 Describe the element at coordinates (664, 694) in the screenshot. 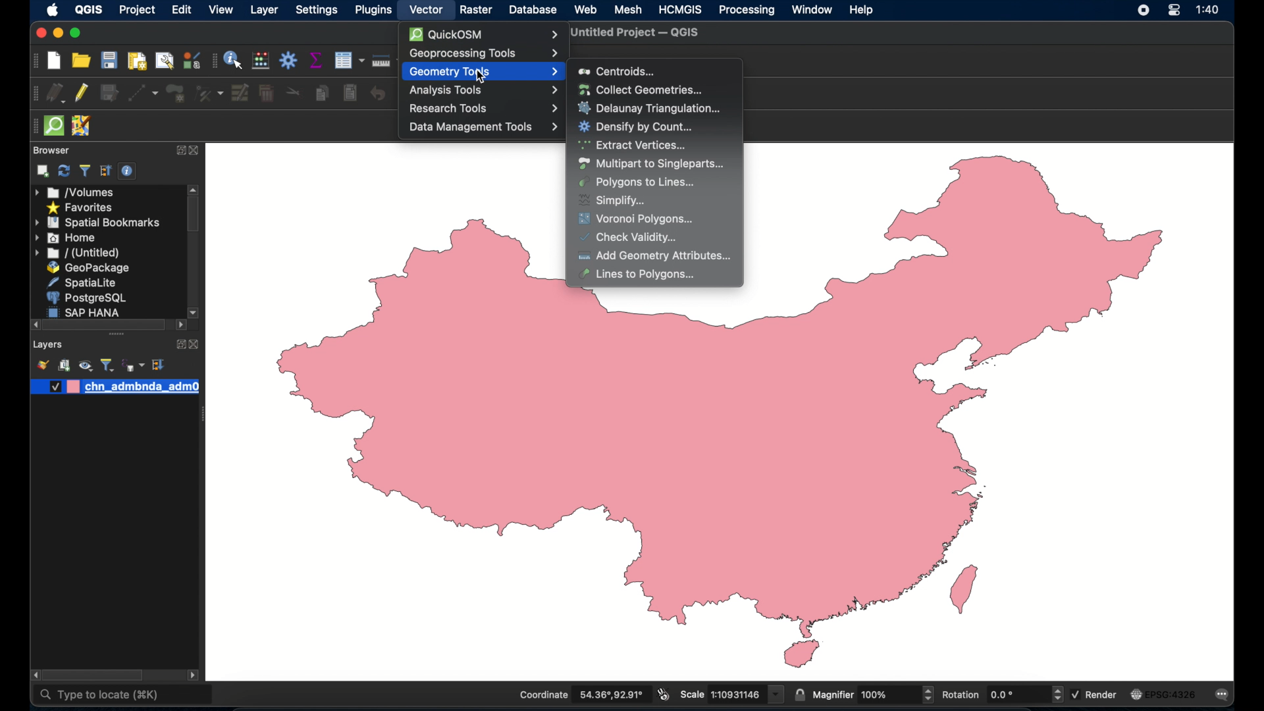

I see `toggle extents and mouse display position` at that location.